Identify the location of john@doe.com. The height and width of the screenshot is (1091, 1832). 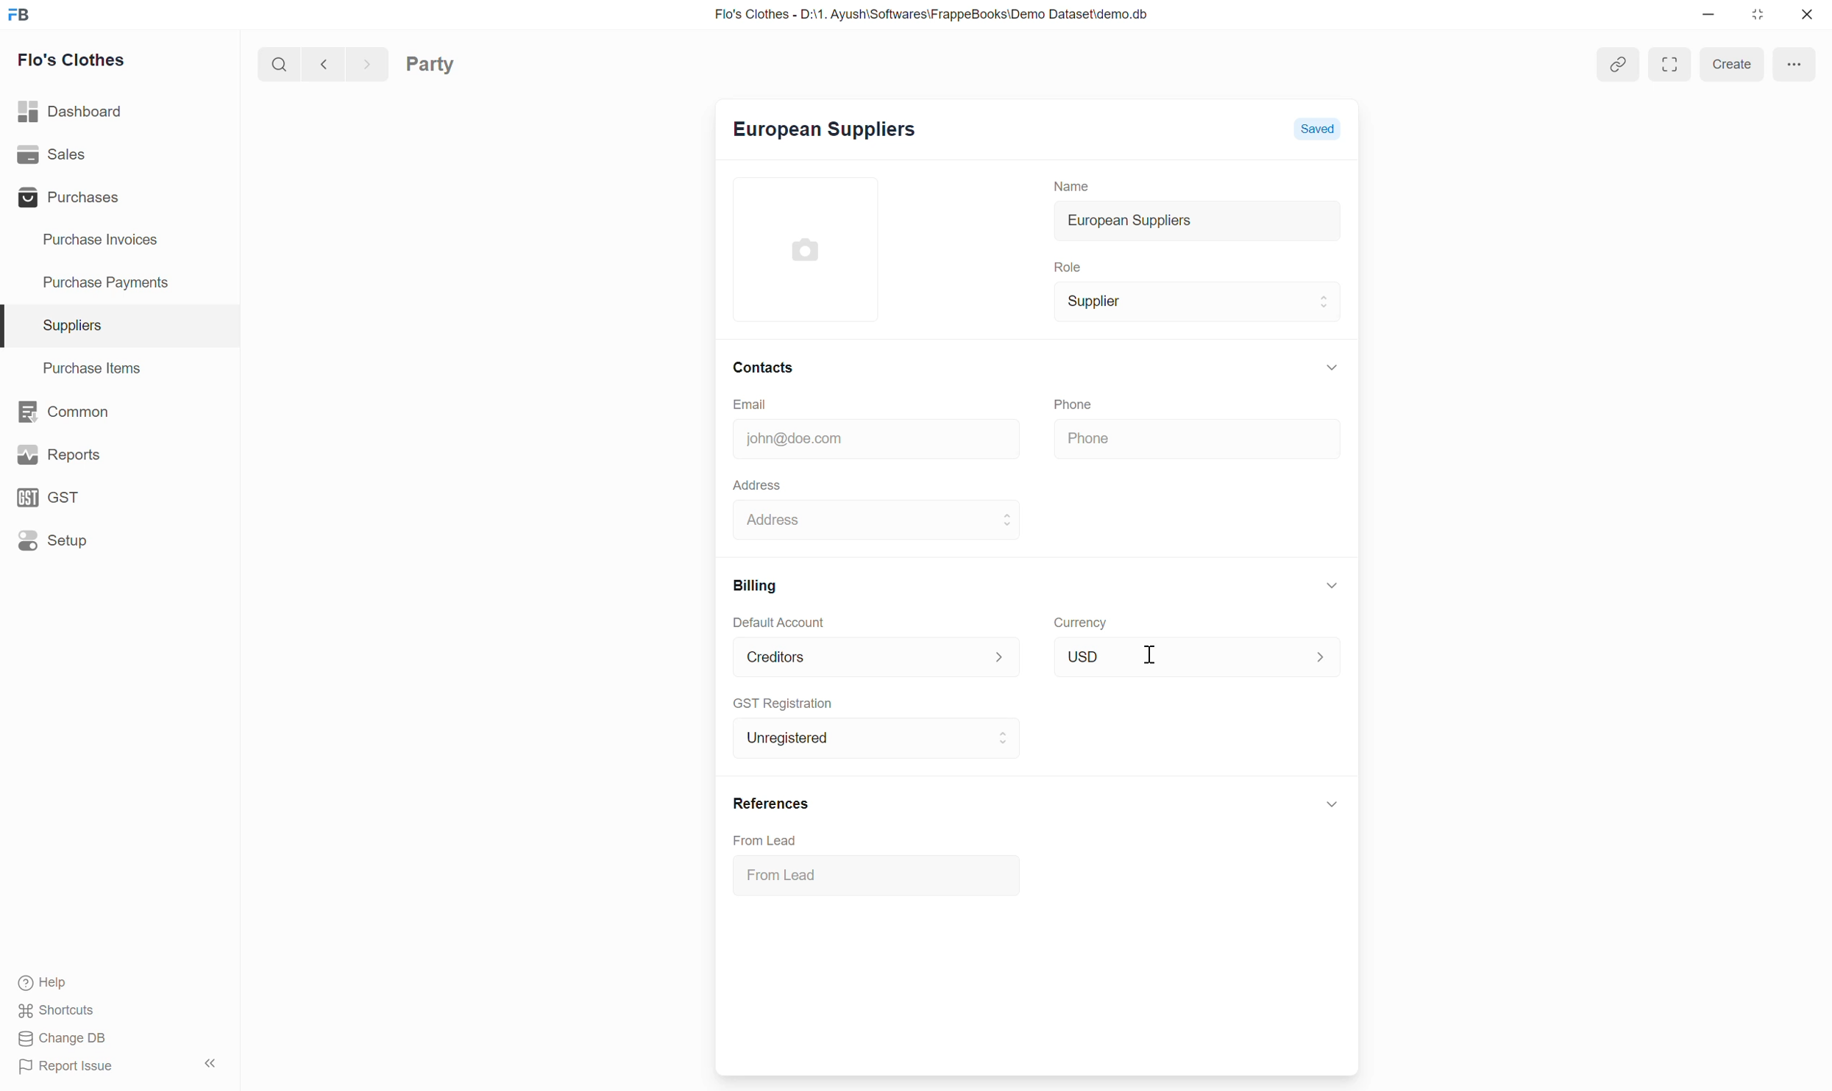
(788, 437).